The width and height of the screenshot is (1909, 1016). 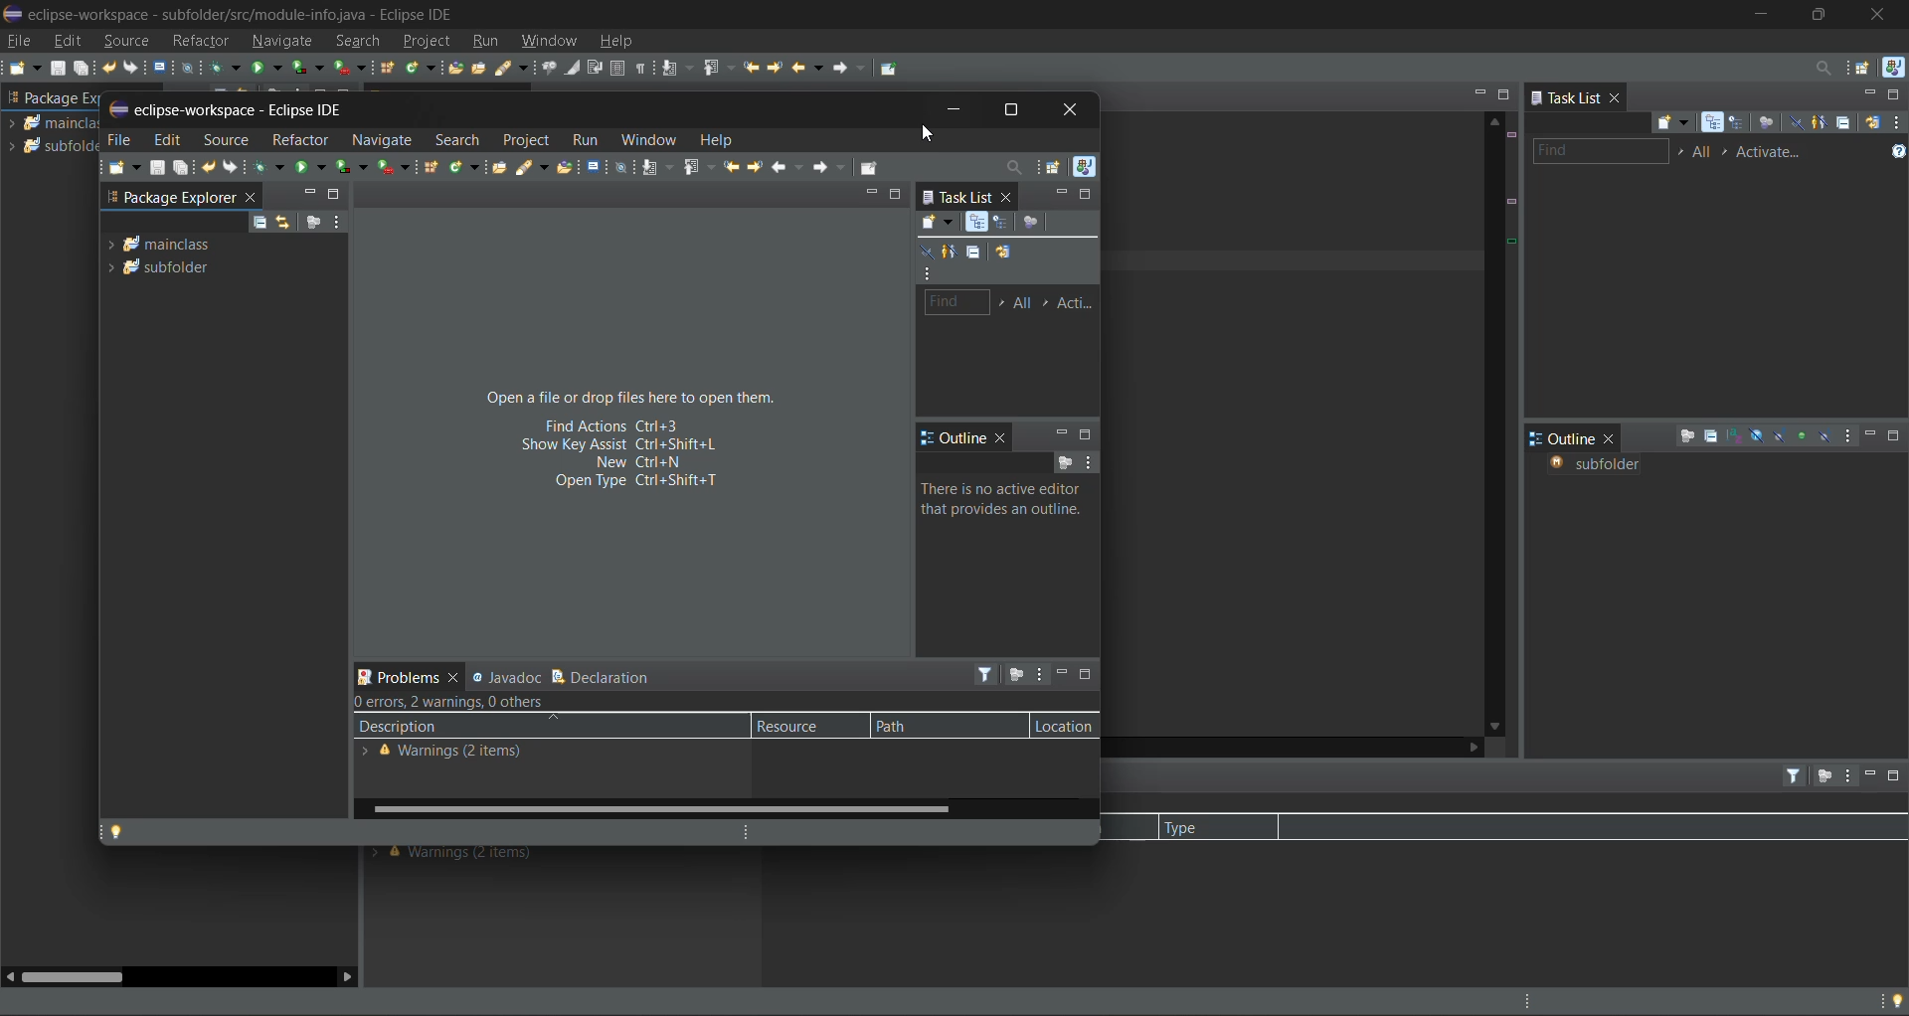 I want to click on horizontal scroll bar, so click(x=661, y=810).